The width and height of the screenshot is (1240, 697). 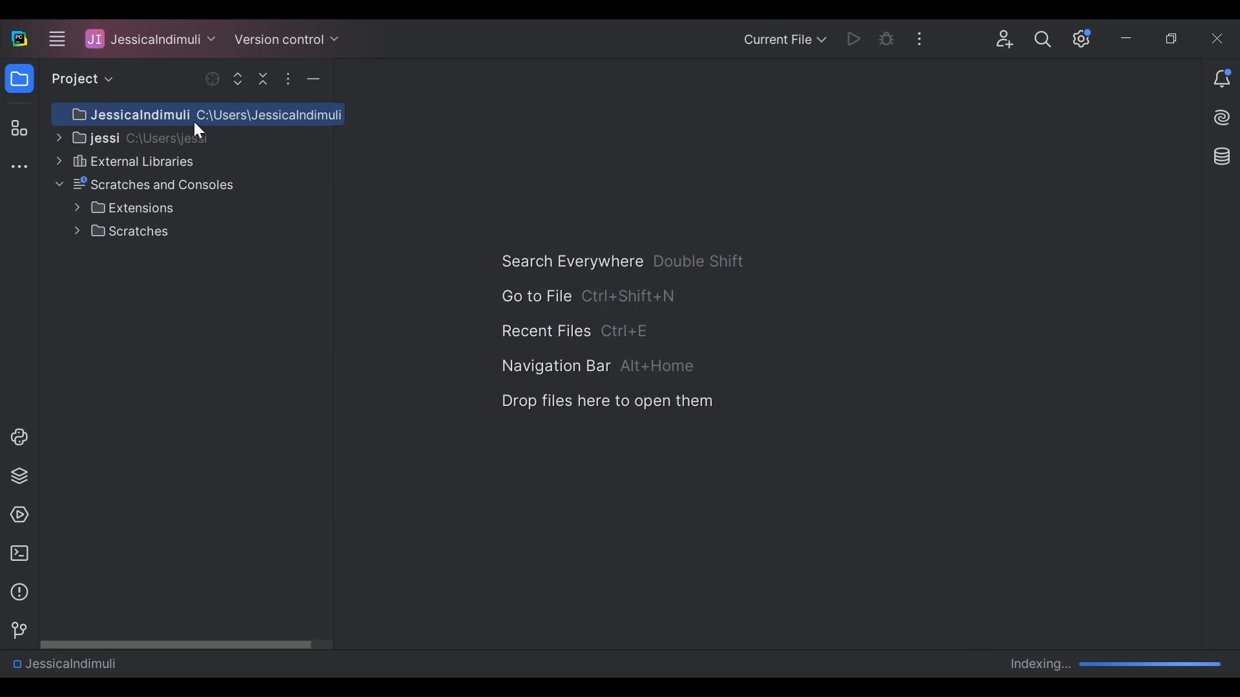 I want to click on Main  menu, so click(x=55, y=38).